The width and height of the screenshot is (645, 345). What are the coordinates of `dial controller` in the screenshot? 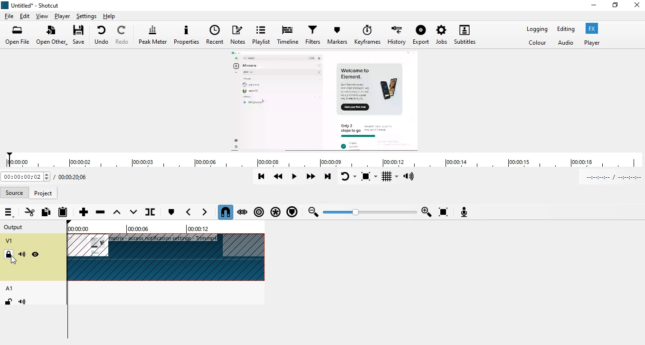 It's located at (371, 213).